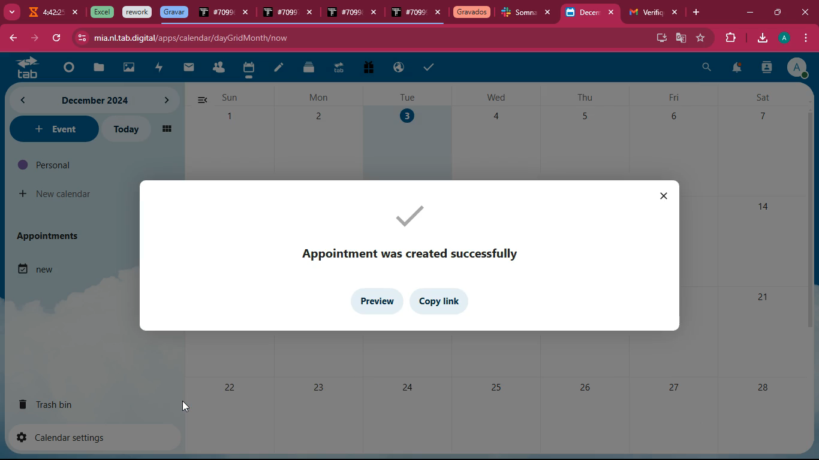 The image size is (819, 460). Describe the element at coordinates (442, 302) in the screenshot. I see `copy link` at that location.